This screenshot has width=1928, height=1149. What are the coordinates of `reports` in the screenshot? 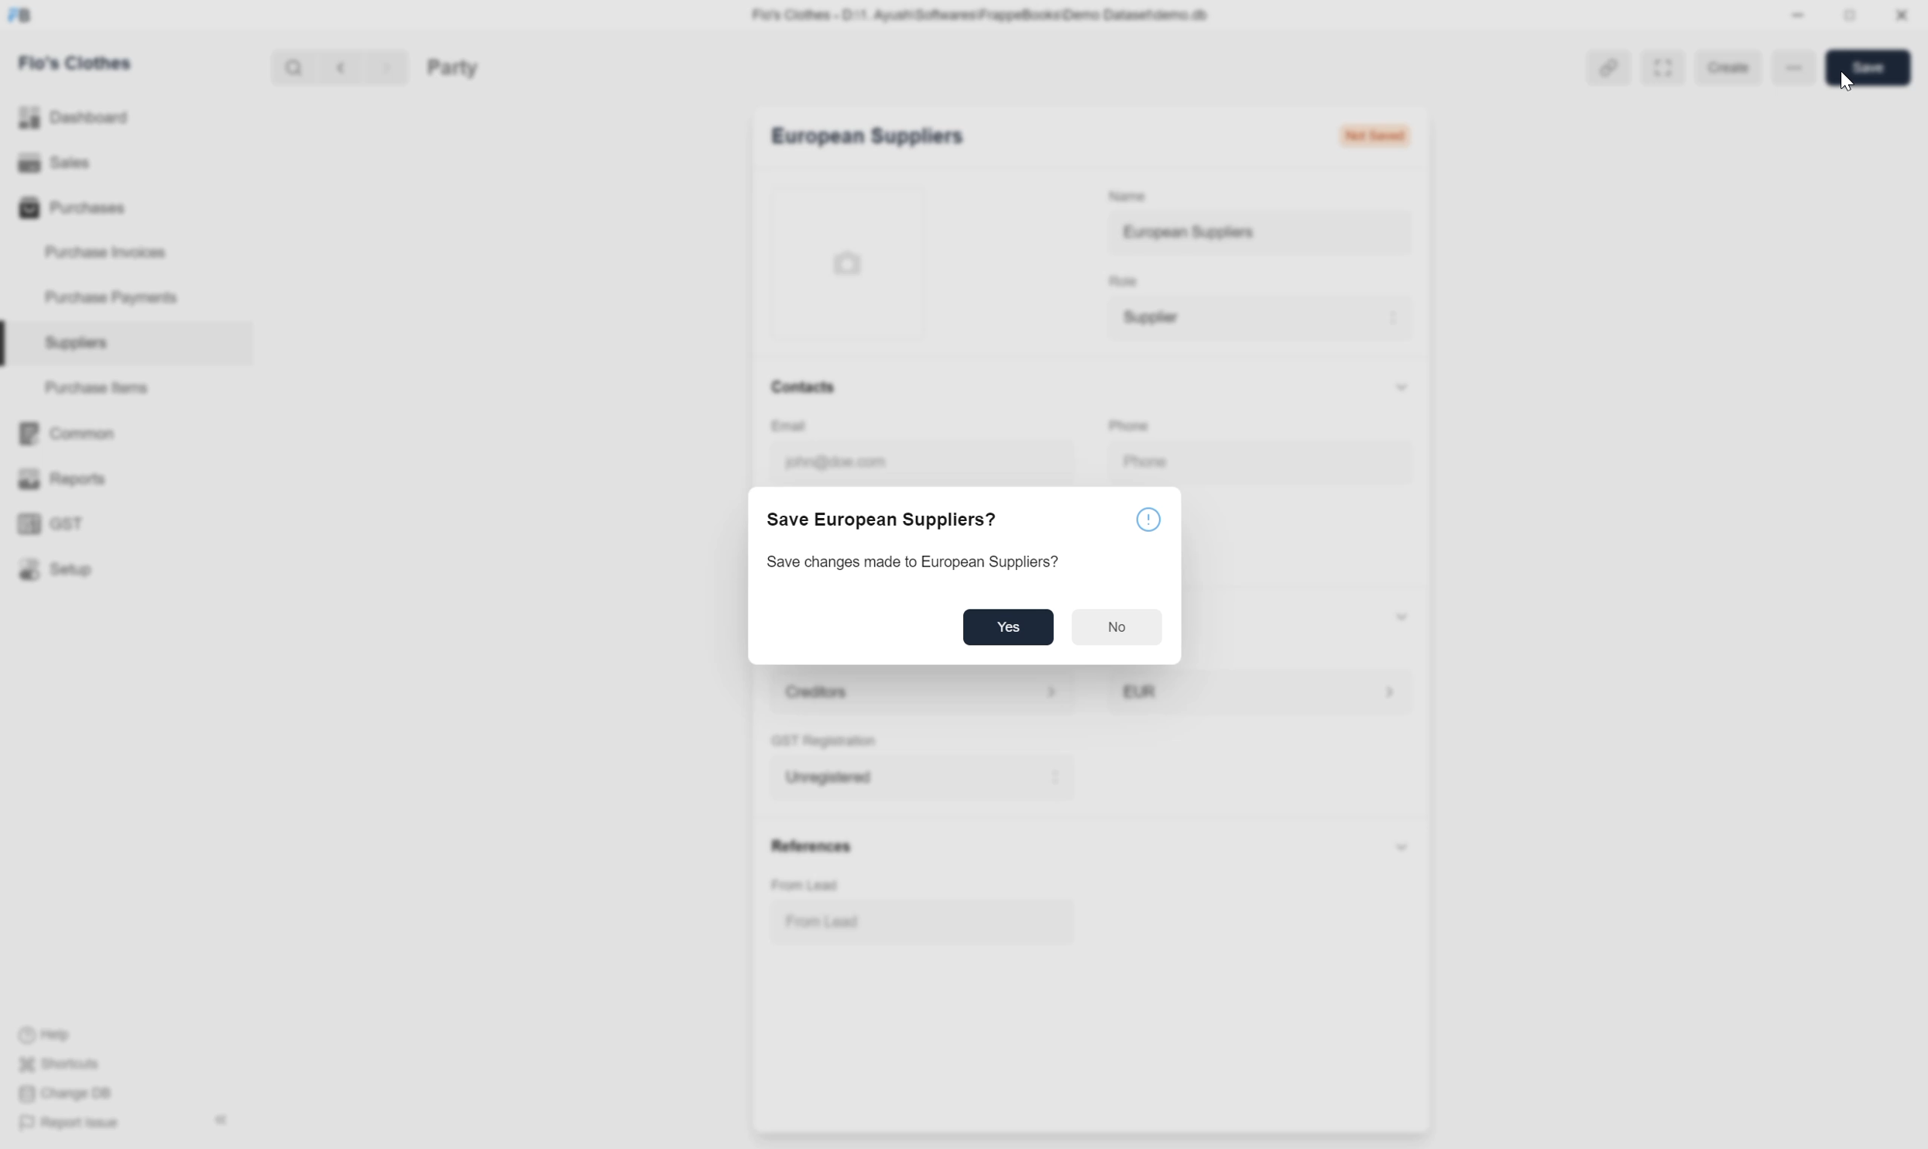 It's located at (66, 478).